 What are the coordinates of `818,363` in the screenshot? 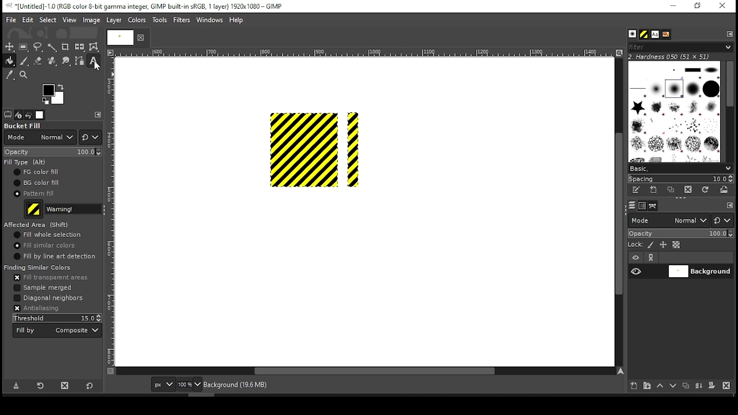 It's located at (127, 384).